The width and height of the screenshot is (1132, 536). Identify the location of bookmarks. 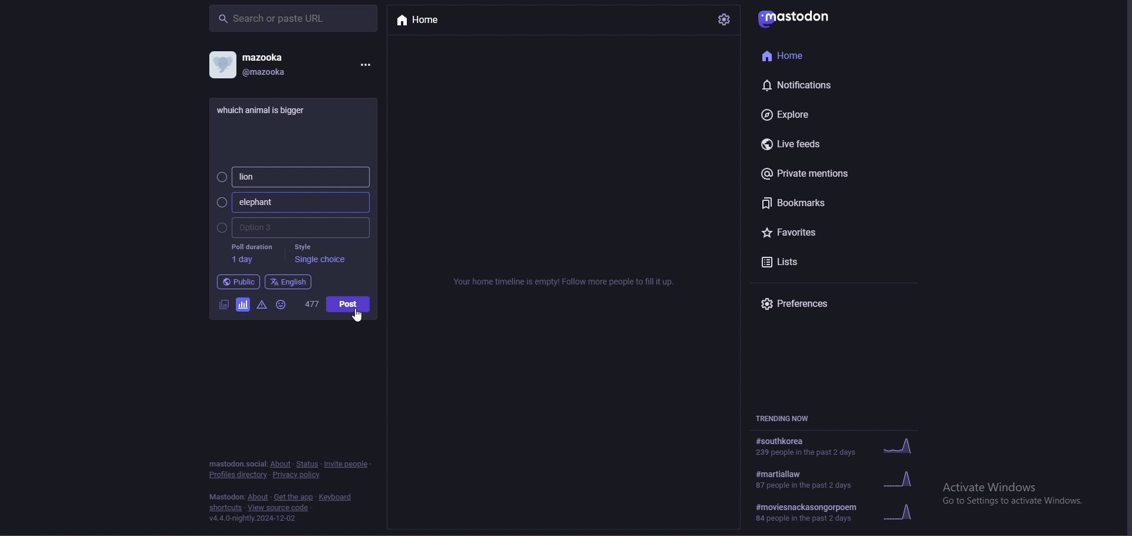
(813, 203).